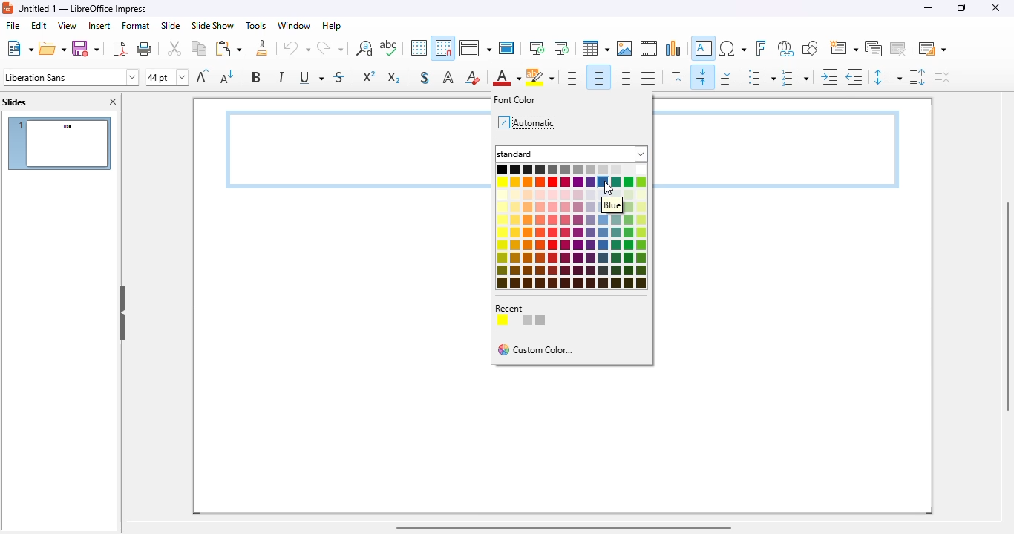 This screenshot has height=534, width=1014. Describe the element at coordinates (515, 99) in the screenshot. I see `font color` at that location.